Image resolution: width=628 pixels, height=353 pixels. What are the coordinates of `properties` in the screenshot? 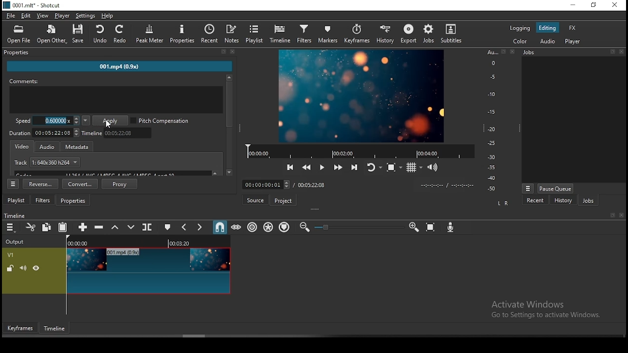 It's located at (73, 200).